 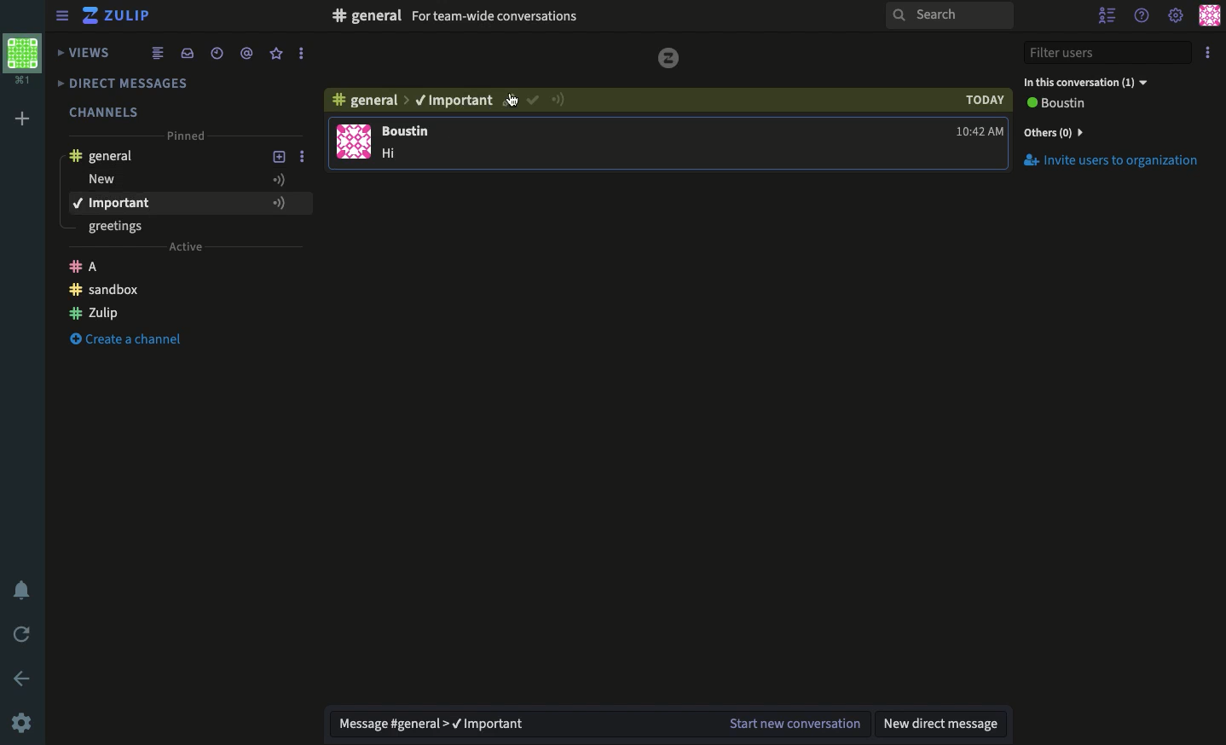 I want to click on Filter users, so click(x=1108, y=51).